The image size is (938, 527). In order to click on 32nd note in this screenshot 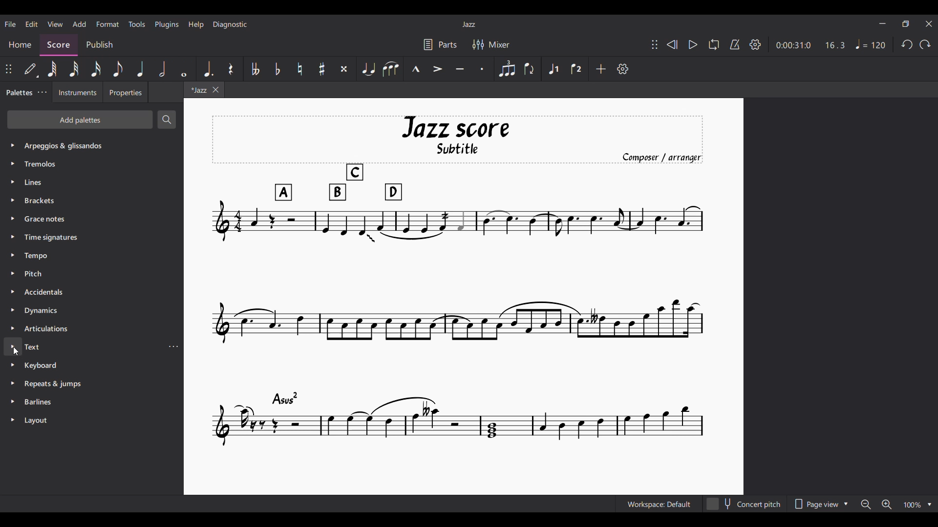, I will do `click(73, 69)`.